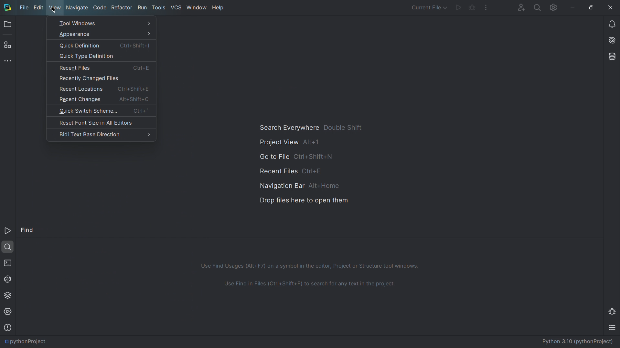 The image size is (620, 348). Describe the element at coordinates (310, 287) in the screenshot. I see `Find Terminal` at that location.